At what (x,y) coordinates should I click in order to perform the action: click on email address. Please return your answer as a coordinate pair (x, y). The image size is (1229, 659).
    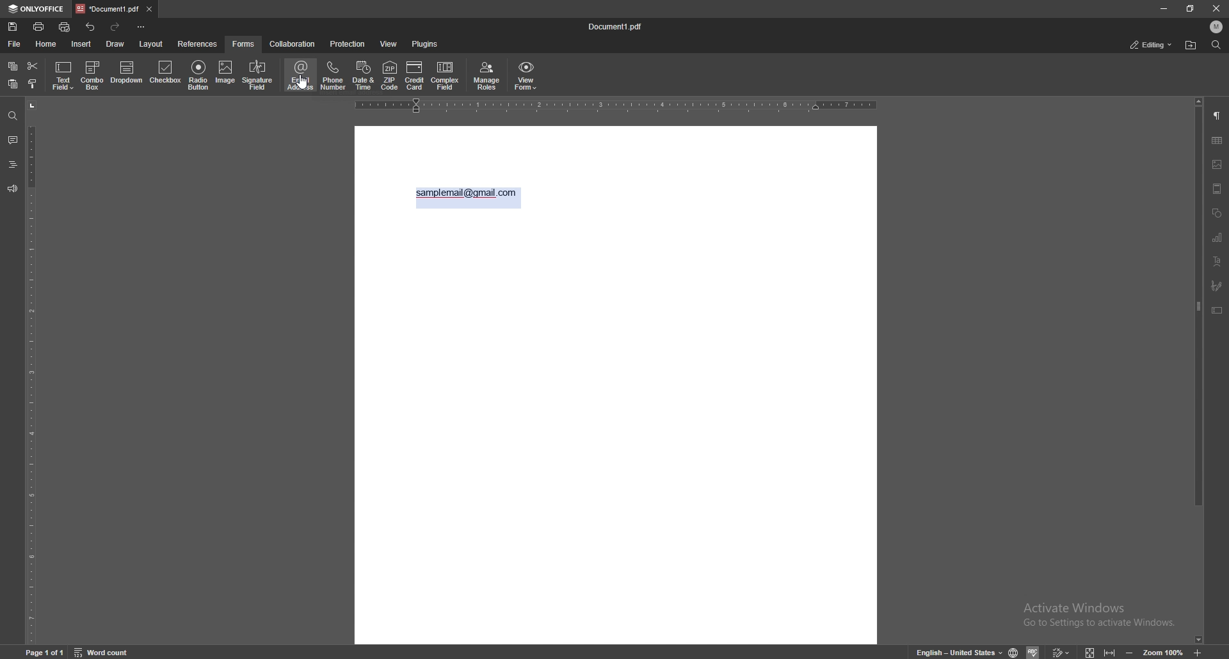
    Looking at the image, I should click on (301, 75).